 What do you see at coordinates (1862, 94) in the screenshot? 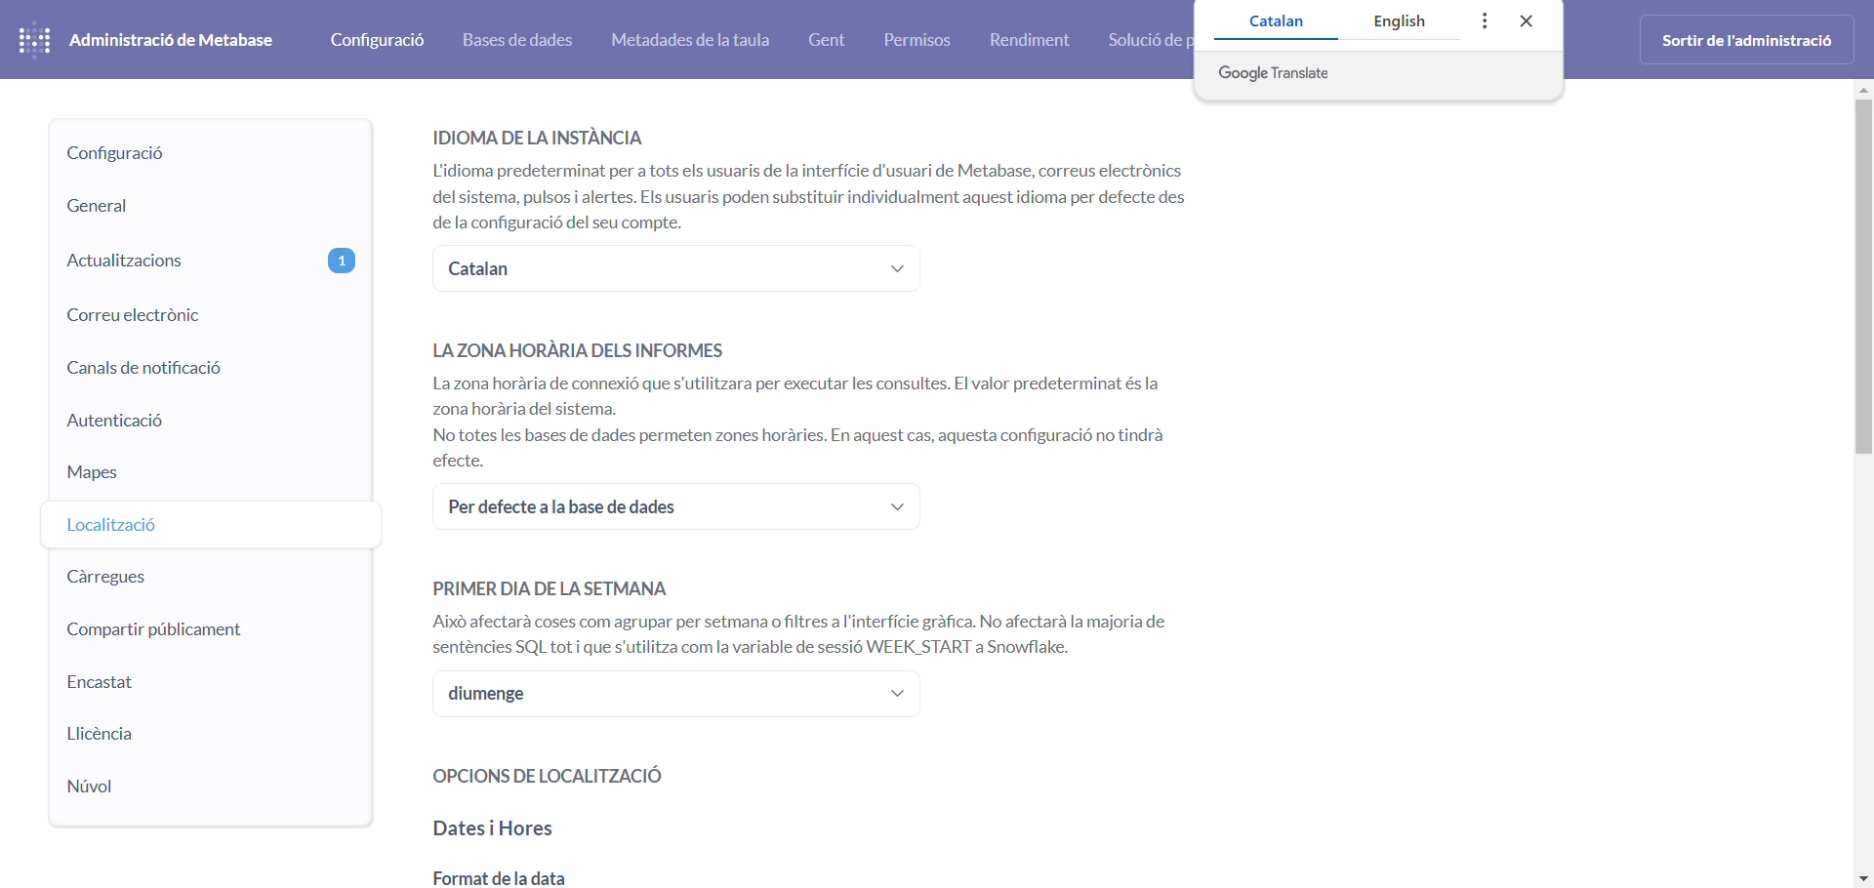
I see `MOVE UP` at bounding box center [1862, 94].